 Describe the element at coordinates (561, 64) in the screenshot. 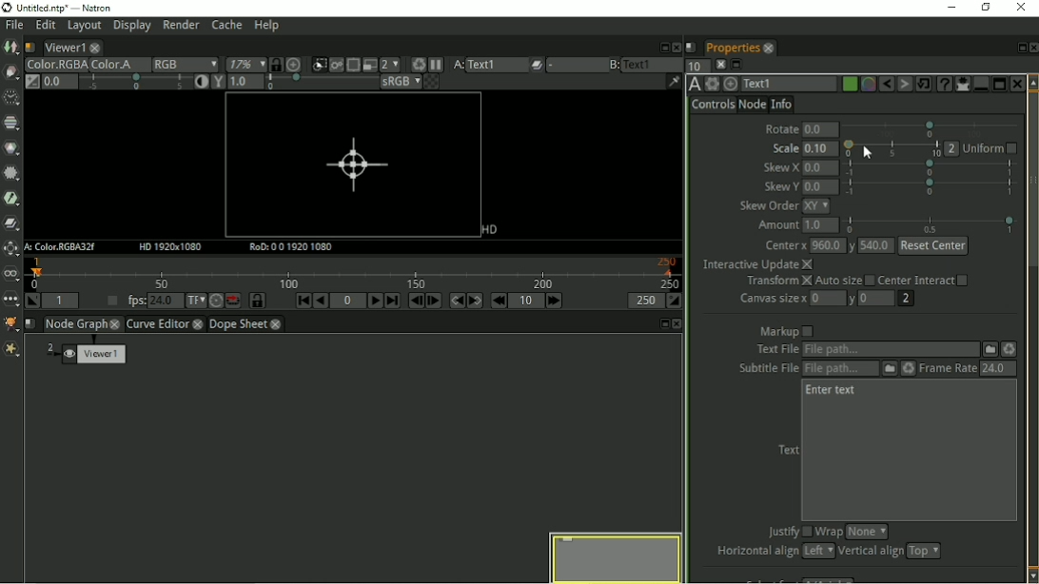

I see `Operations applied between viewer inputs A and B` at that location.